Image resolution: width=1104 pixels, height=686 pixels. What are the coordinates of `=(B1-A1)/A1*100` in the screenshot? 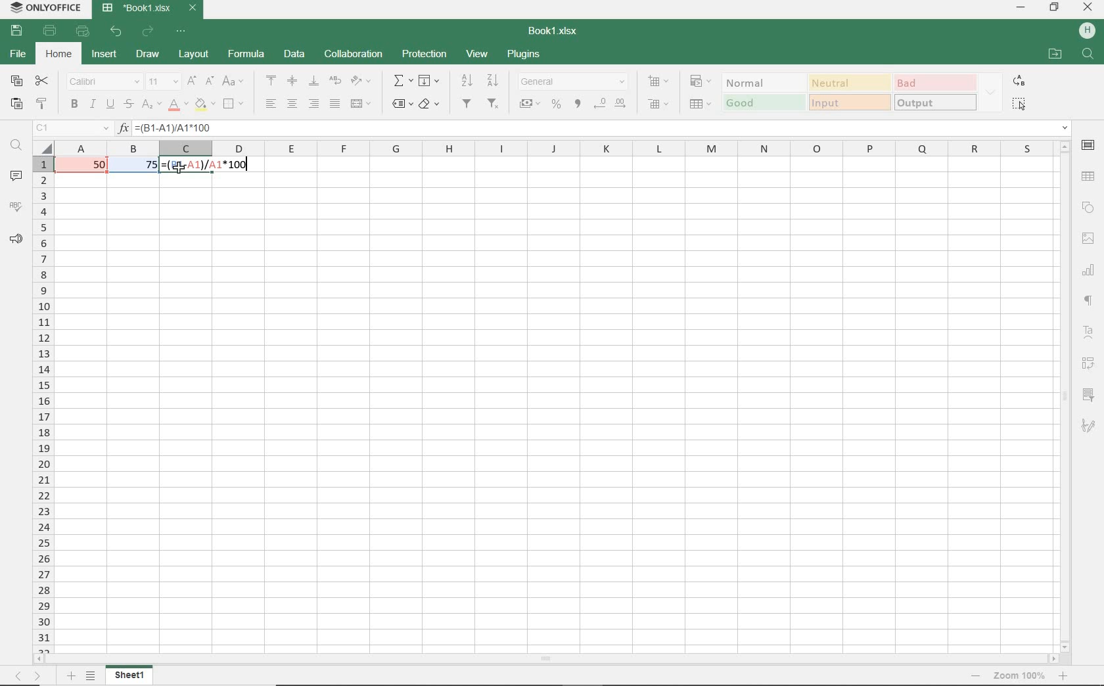 It's located at (603, 127).